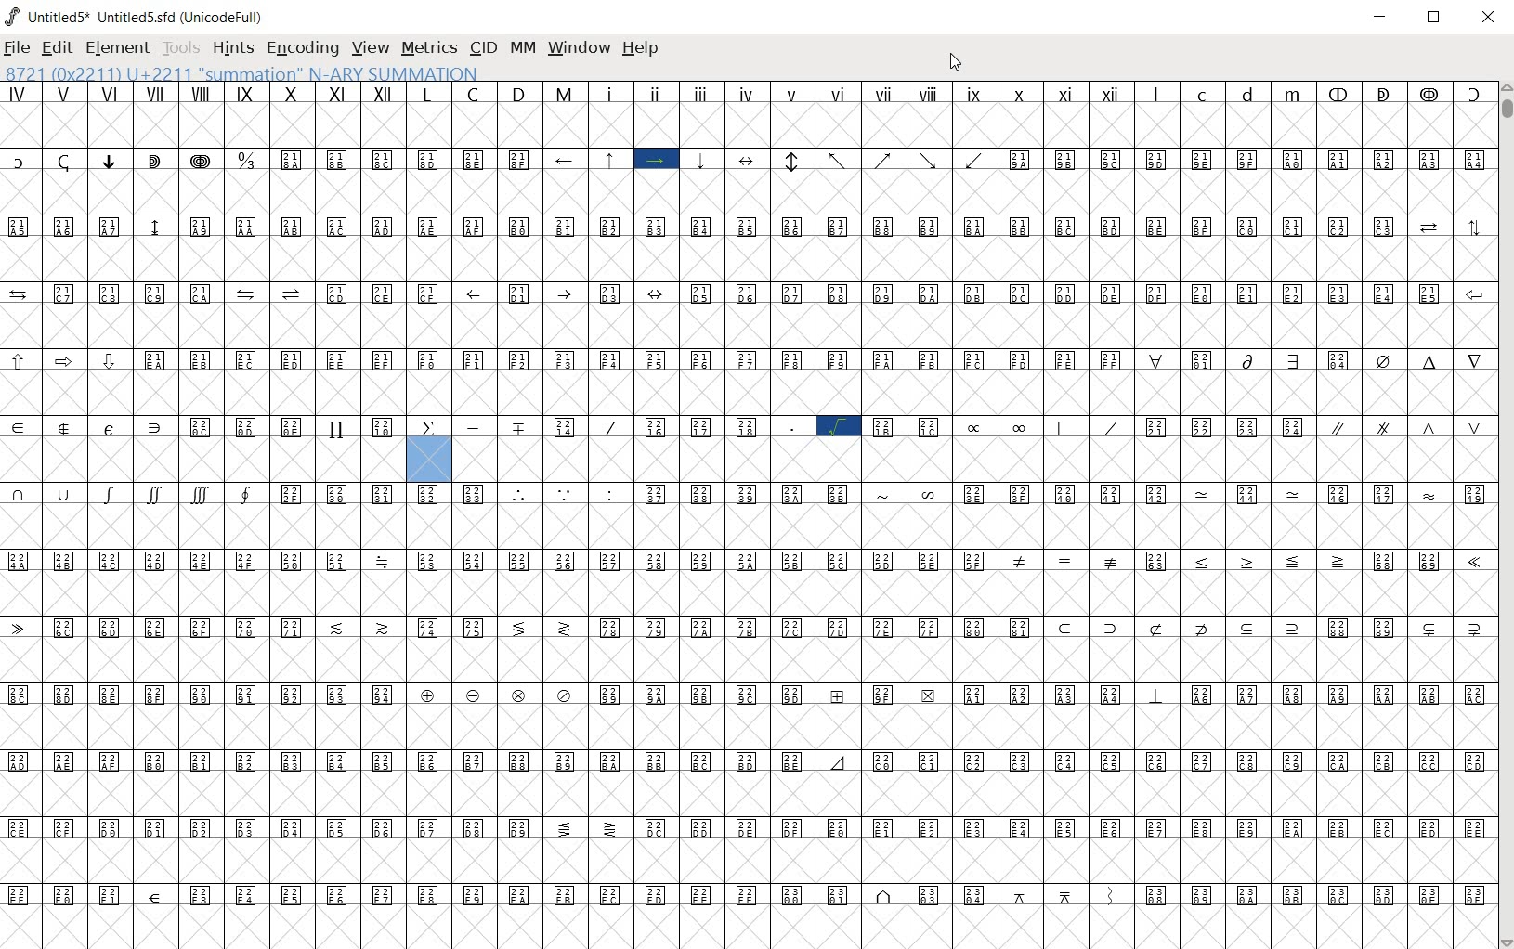 The height and width of the screenshot is (949, 1514). Describe the element at coordinates (301, 46) in the screenshot. I see `ENCODING` at that location.